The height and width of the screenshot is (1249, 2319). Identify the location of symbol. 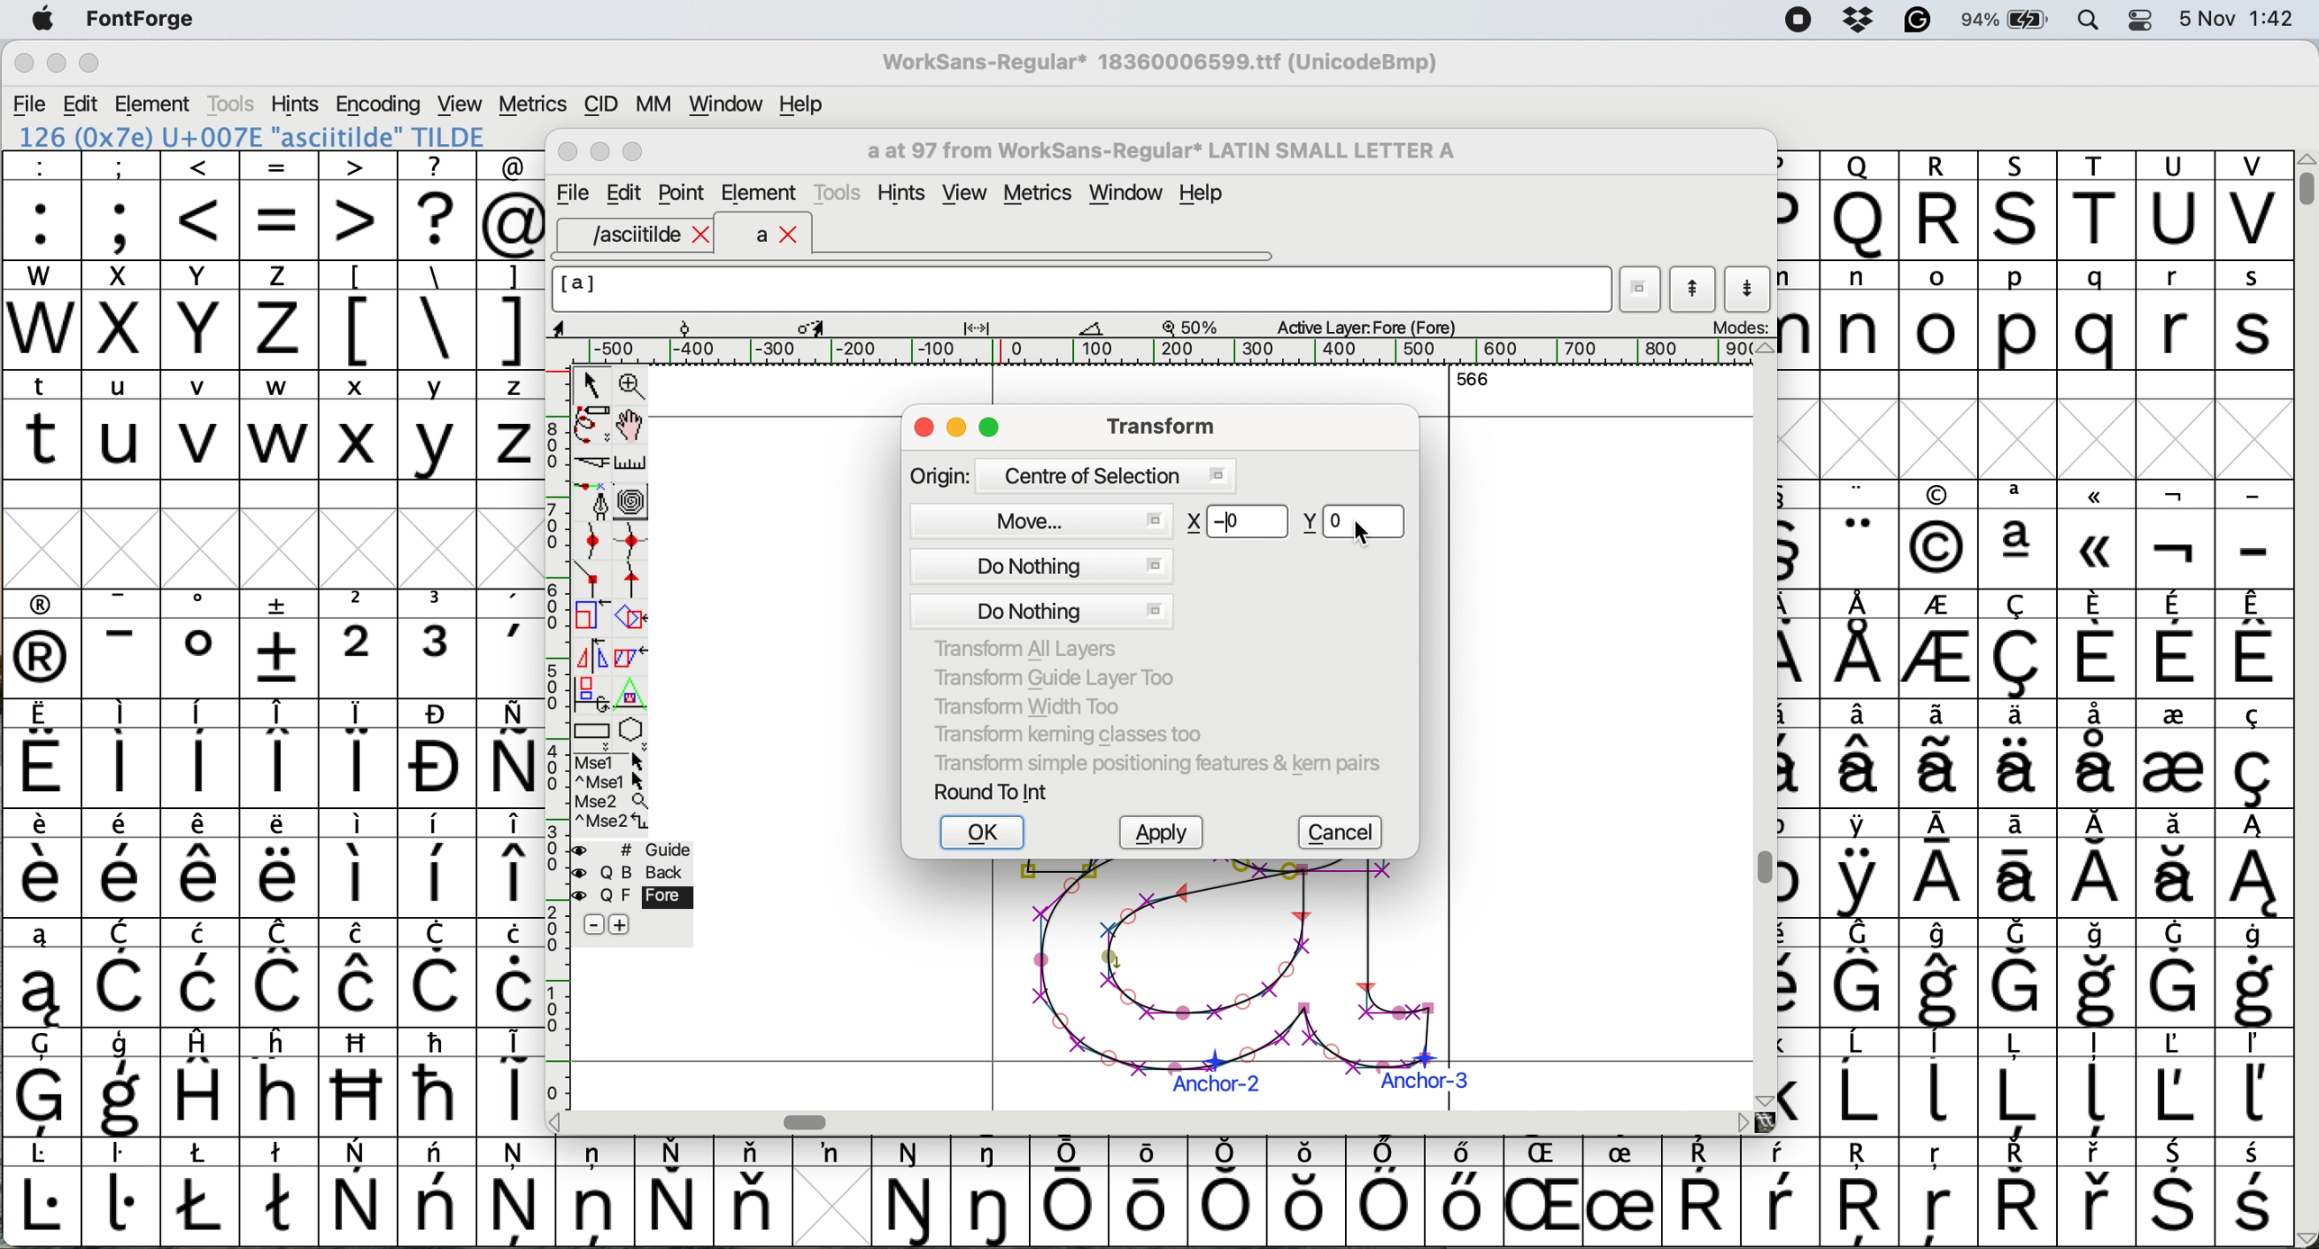
(120, 754).